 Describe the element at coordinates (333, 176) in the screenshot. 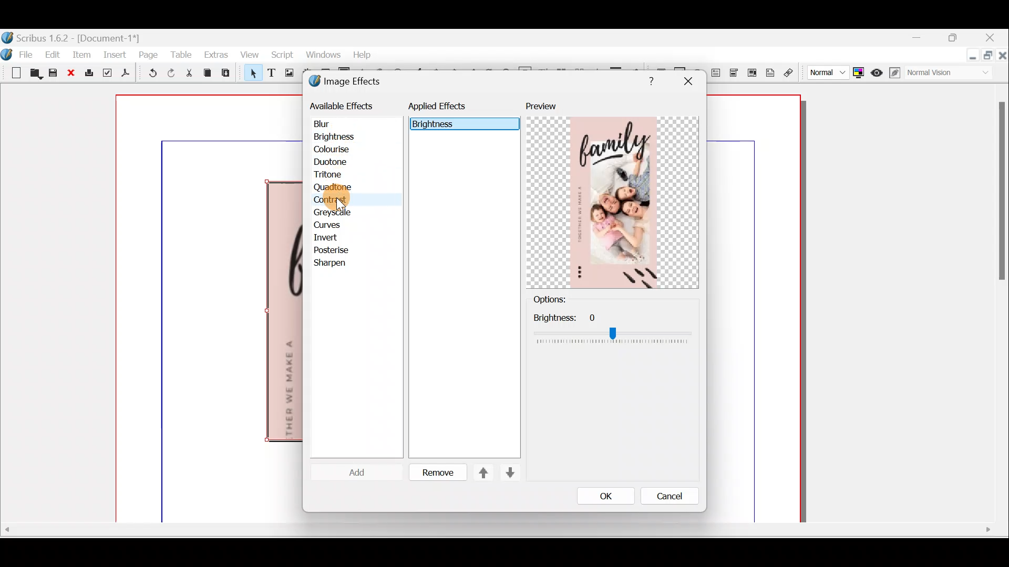

I see `Tritone` at that location.